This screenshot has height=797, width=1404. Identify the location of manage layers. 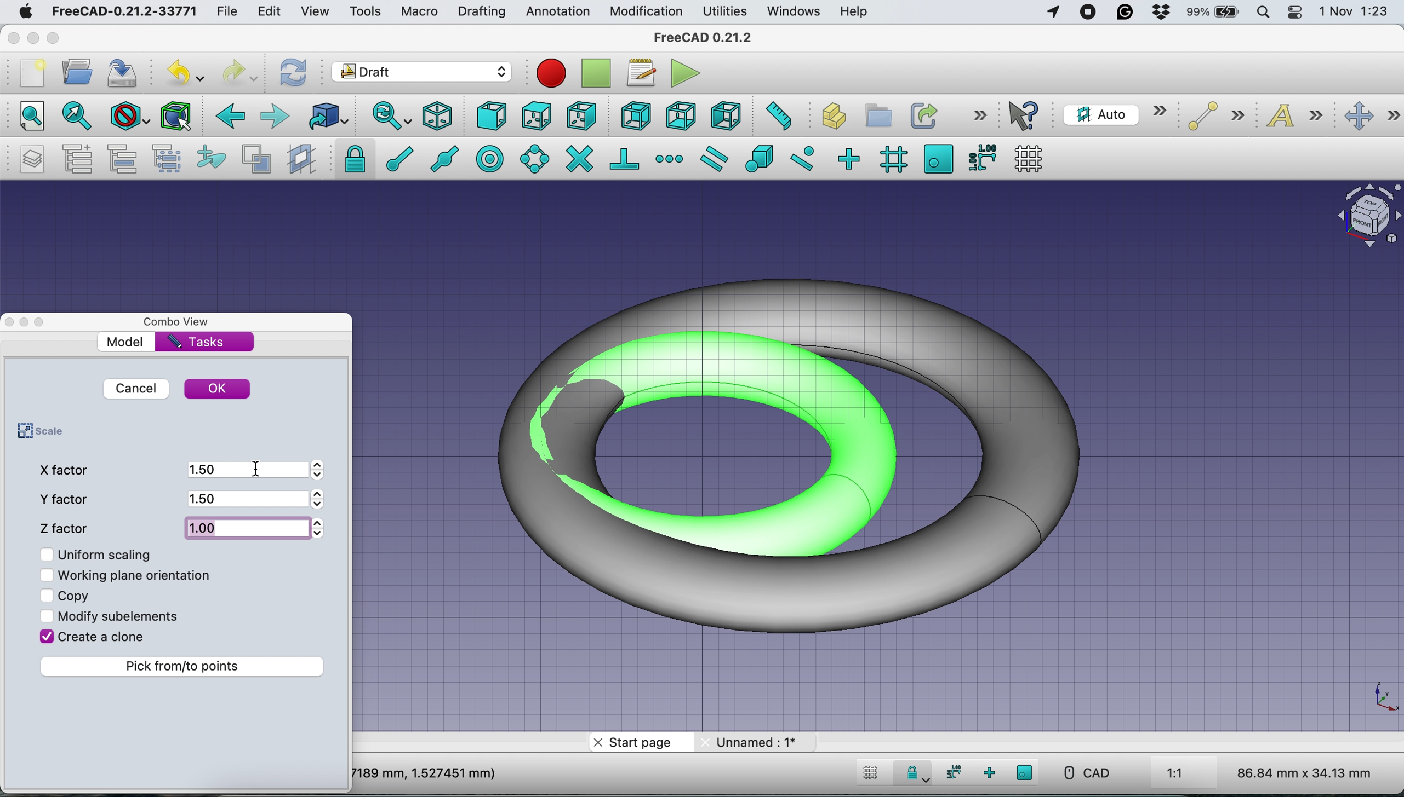
(35, 159).